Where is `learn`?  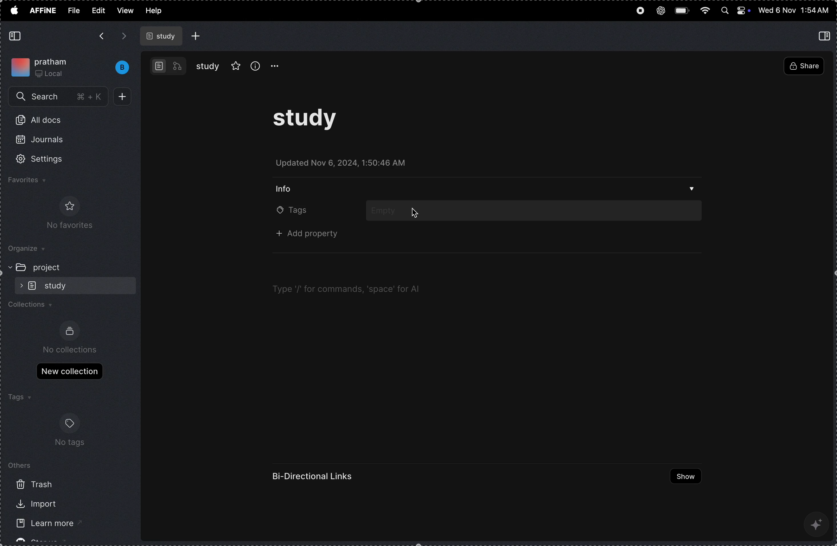 learn is located at coordinates (39, 525).